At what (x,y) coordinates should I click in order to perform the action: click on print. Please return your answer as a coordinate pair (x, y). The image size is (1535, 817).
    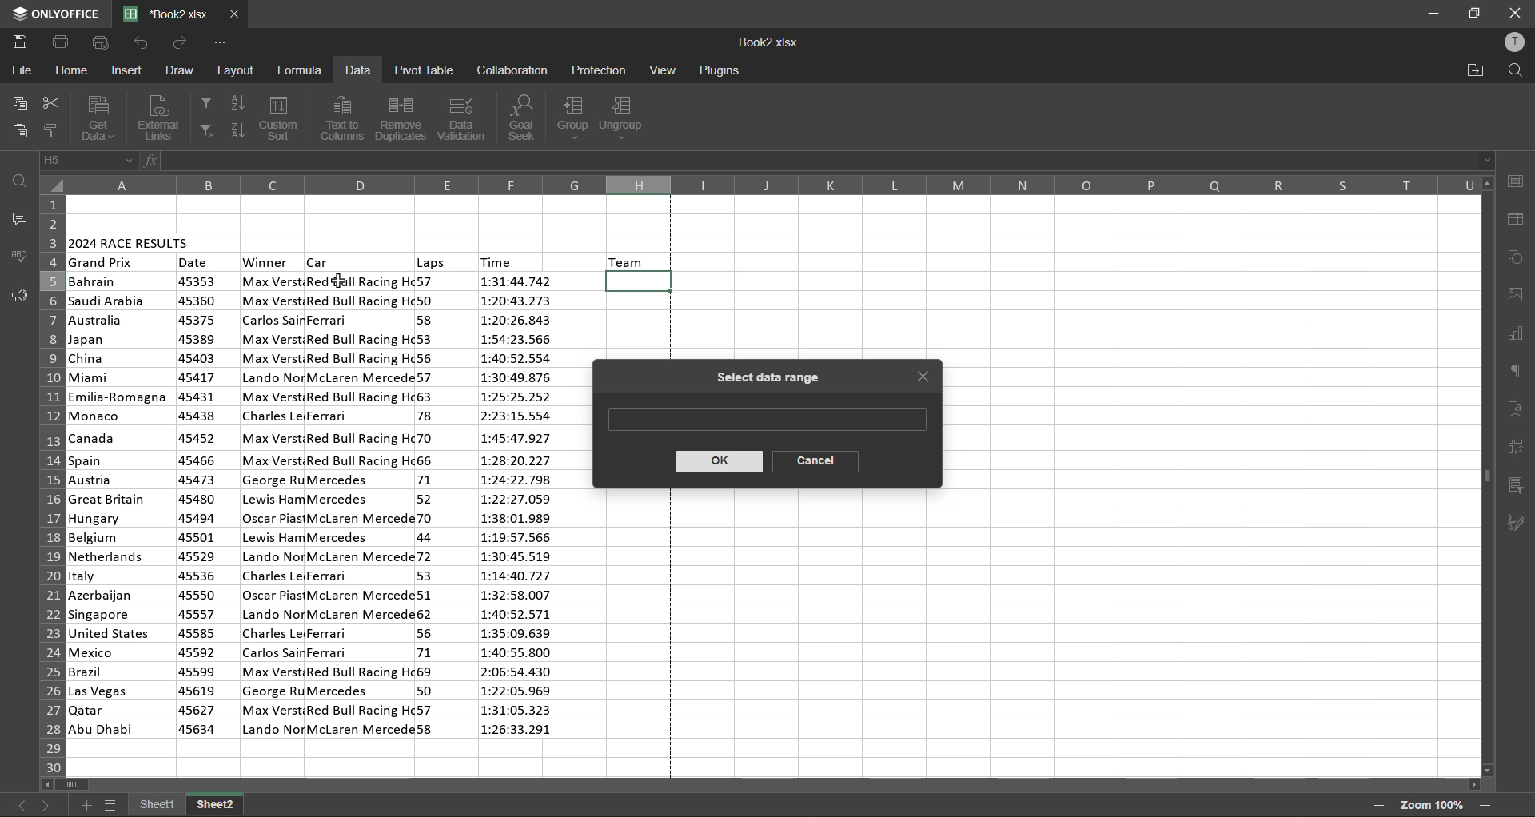
    Looking at the image, I should click on (62, 42).